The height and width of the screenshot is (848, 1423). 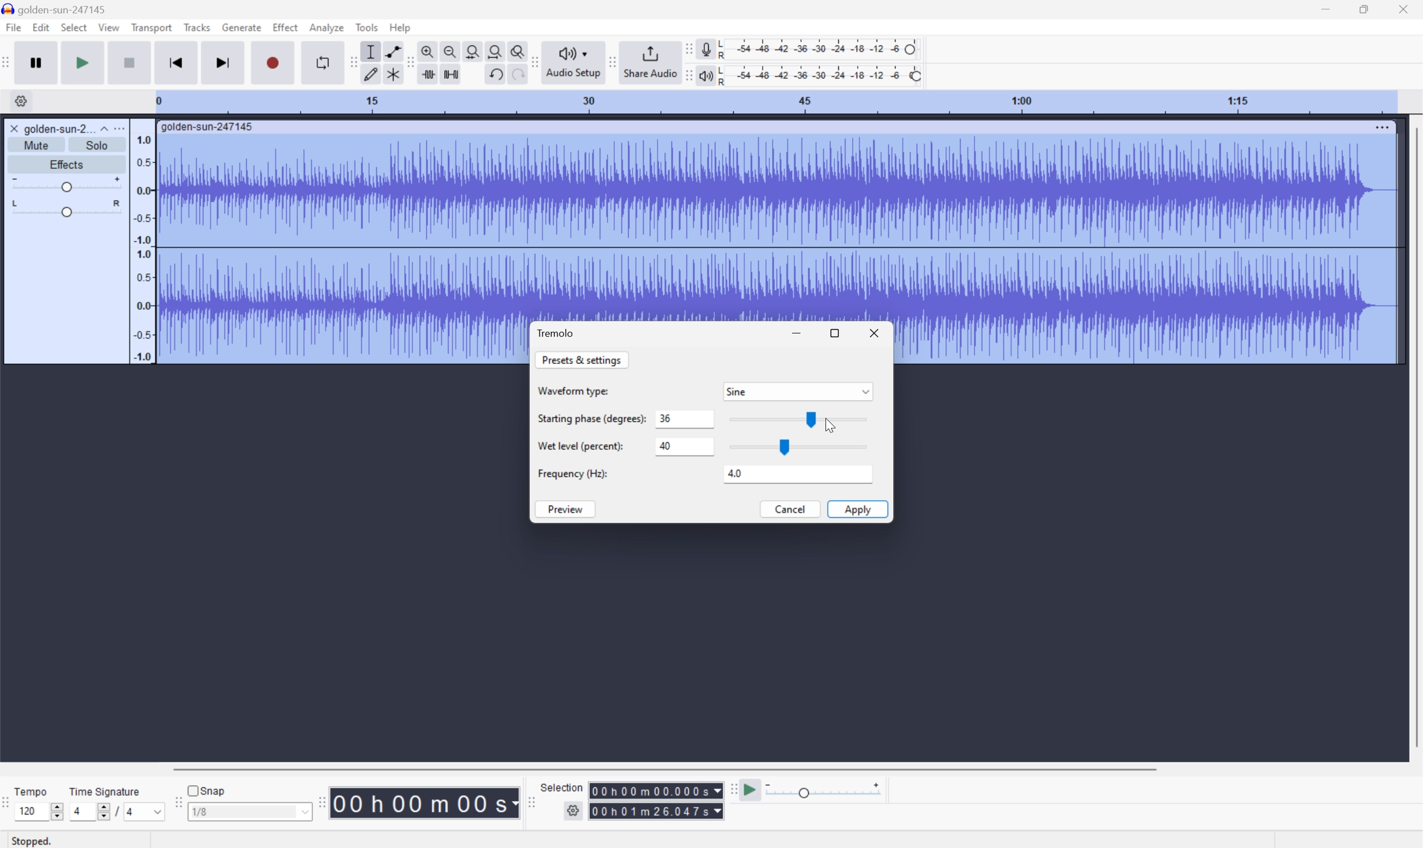 I want to click on golden-sun-247145, so click(x=207, y=128).